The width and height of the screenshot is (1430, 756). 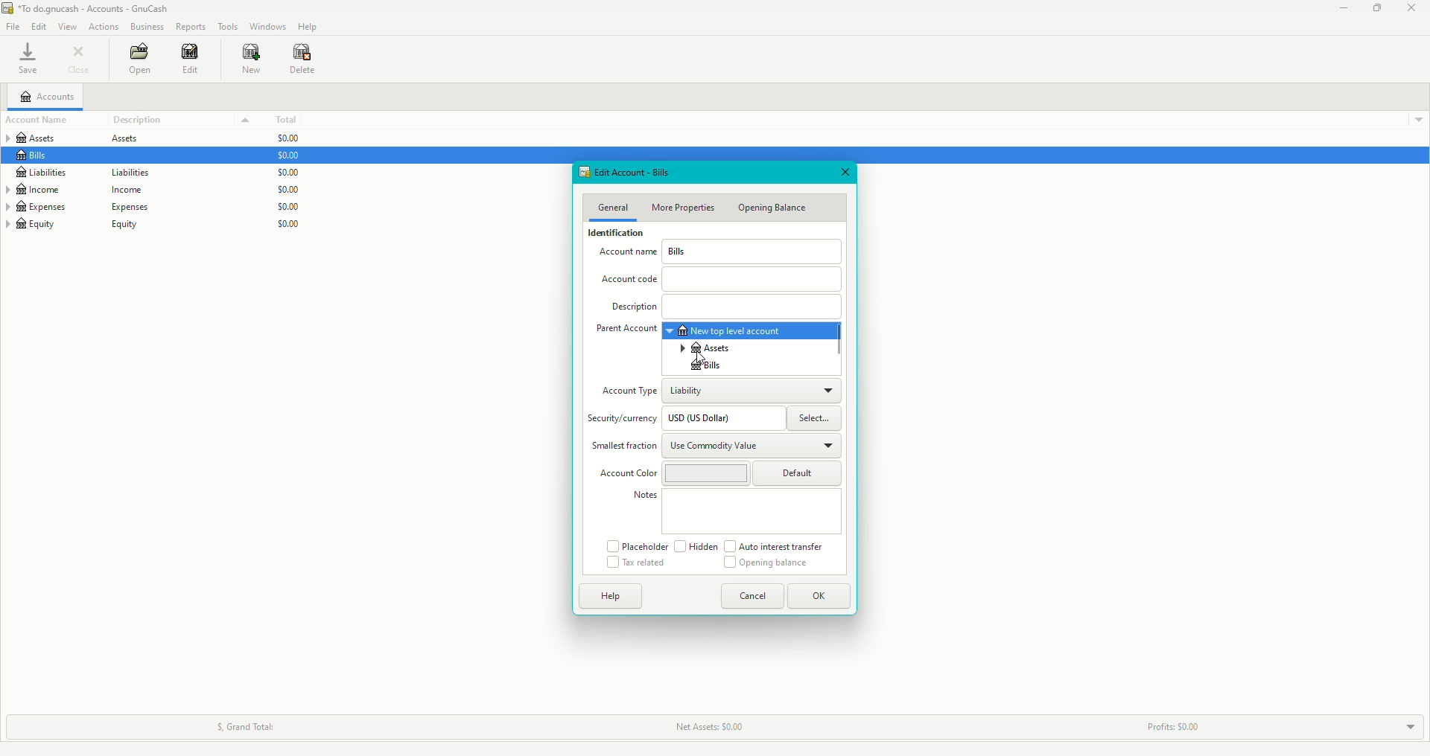 I want to click on View, so click(x=69, y=28).